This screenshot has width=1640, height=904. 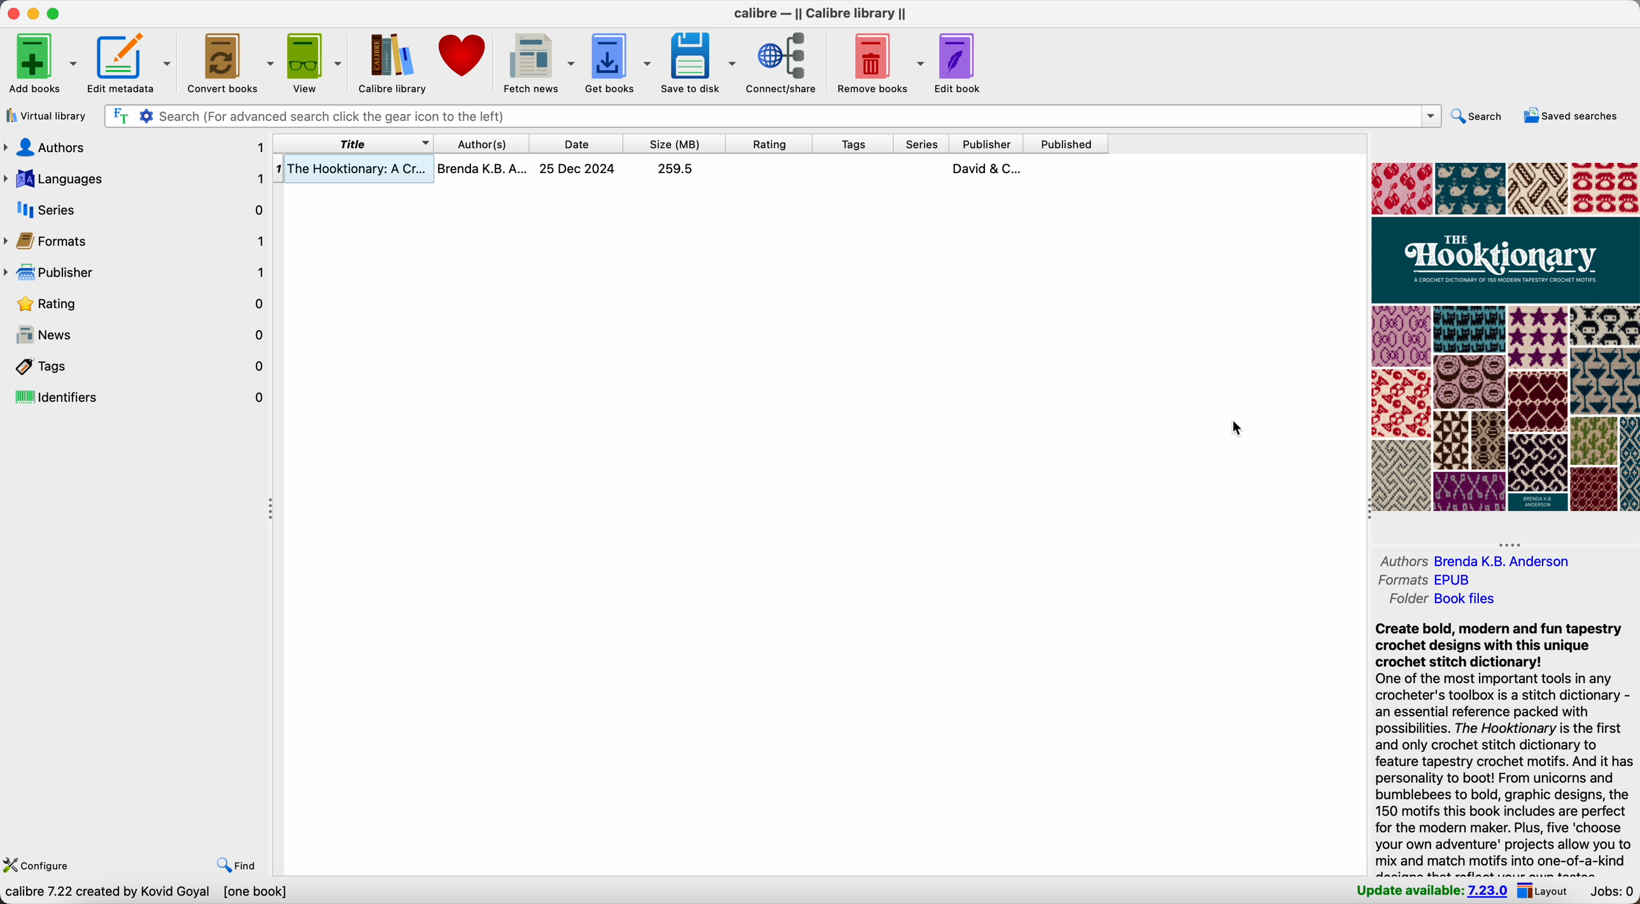 What do you see at coordinates (700, 64) in the screenshot?
I see `save to disk` at bounding box center [700, 64].